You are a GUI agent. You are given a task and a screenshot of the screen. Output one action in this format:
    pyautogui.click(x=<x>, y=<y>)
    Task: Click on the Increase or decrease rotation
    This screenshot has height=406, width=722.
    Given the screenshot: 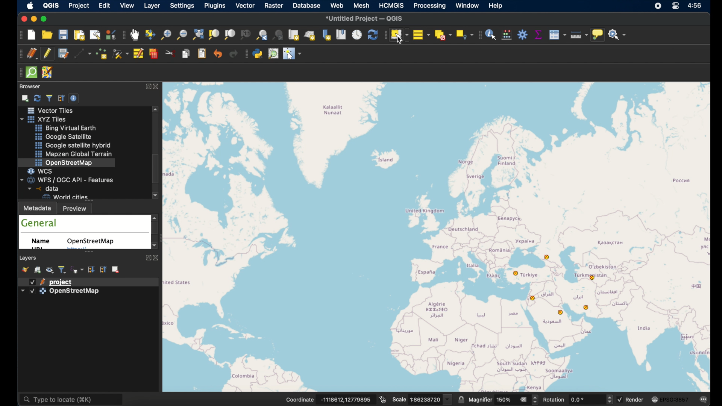 What is the action you would take?
    pyautogui.click(x=609, y=399)
    